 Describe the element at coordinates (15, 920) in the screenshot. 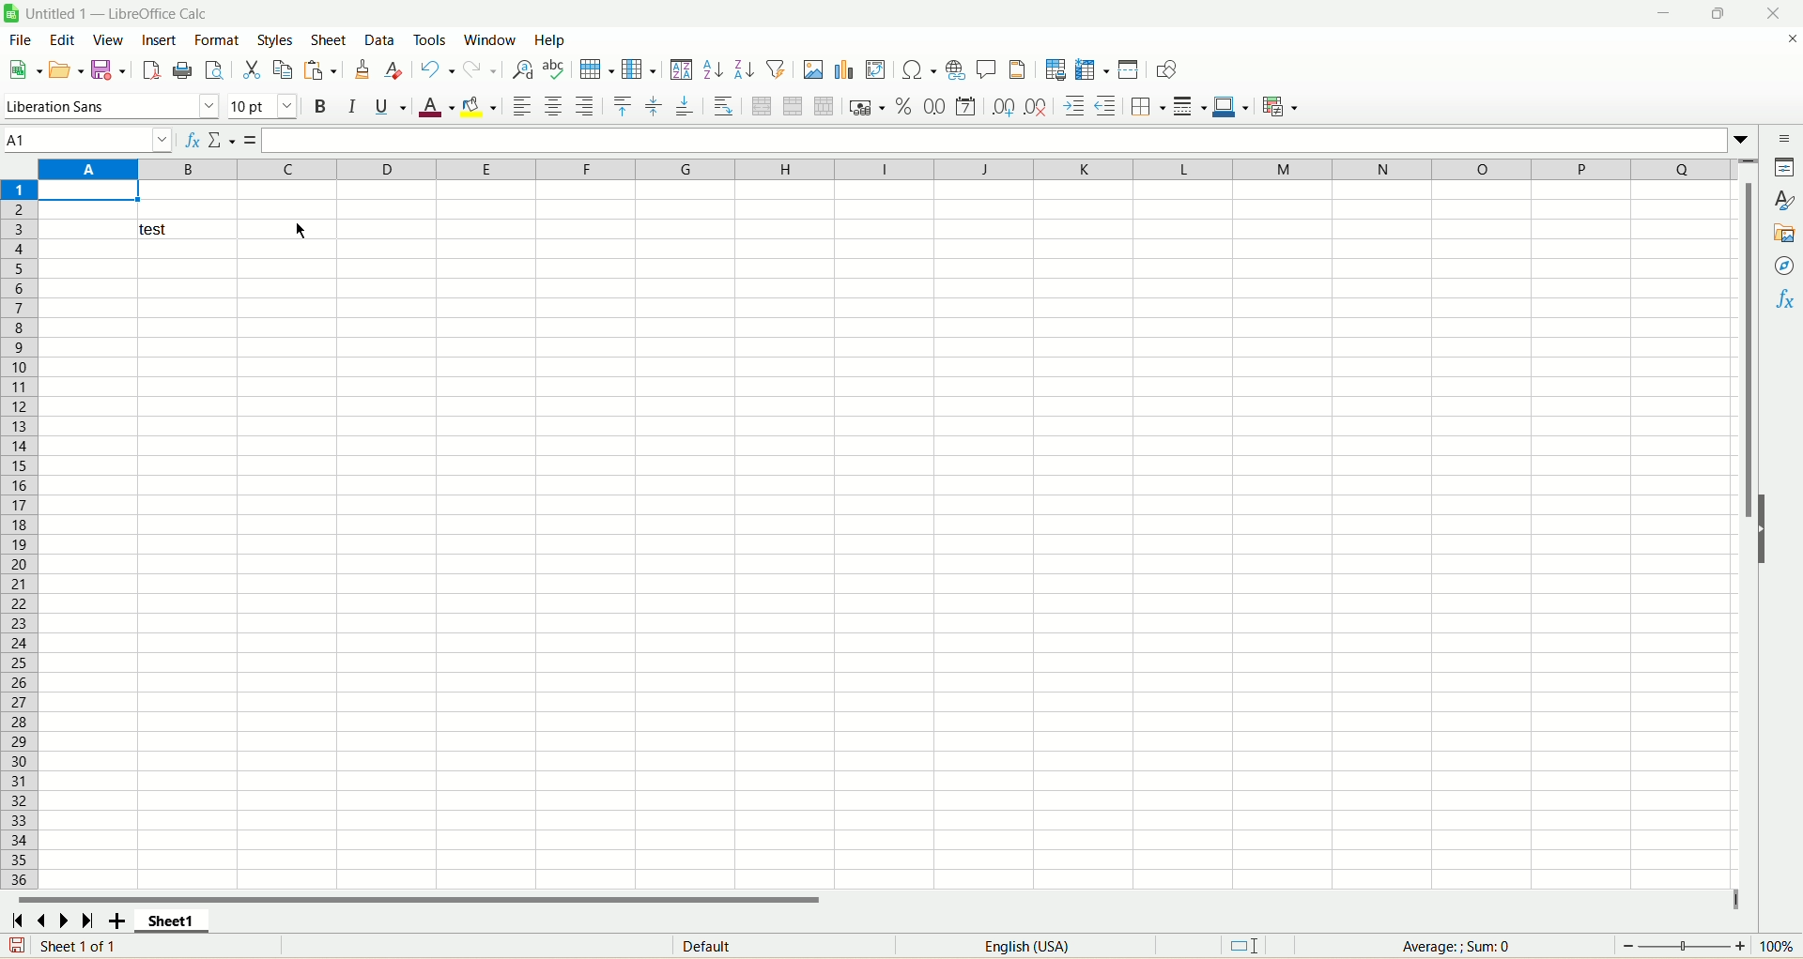

I see `first sheet` at that location.